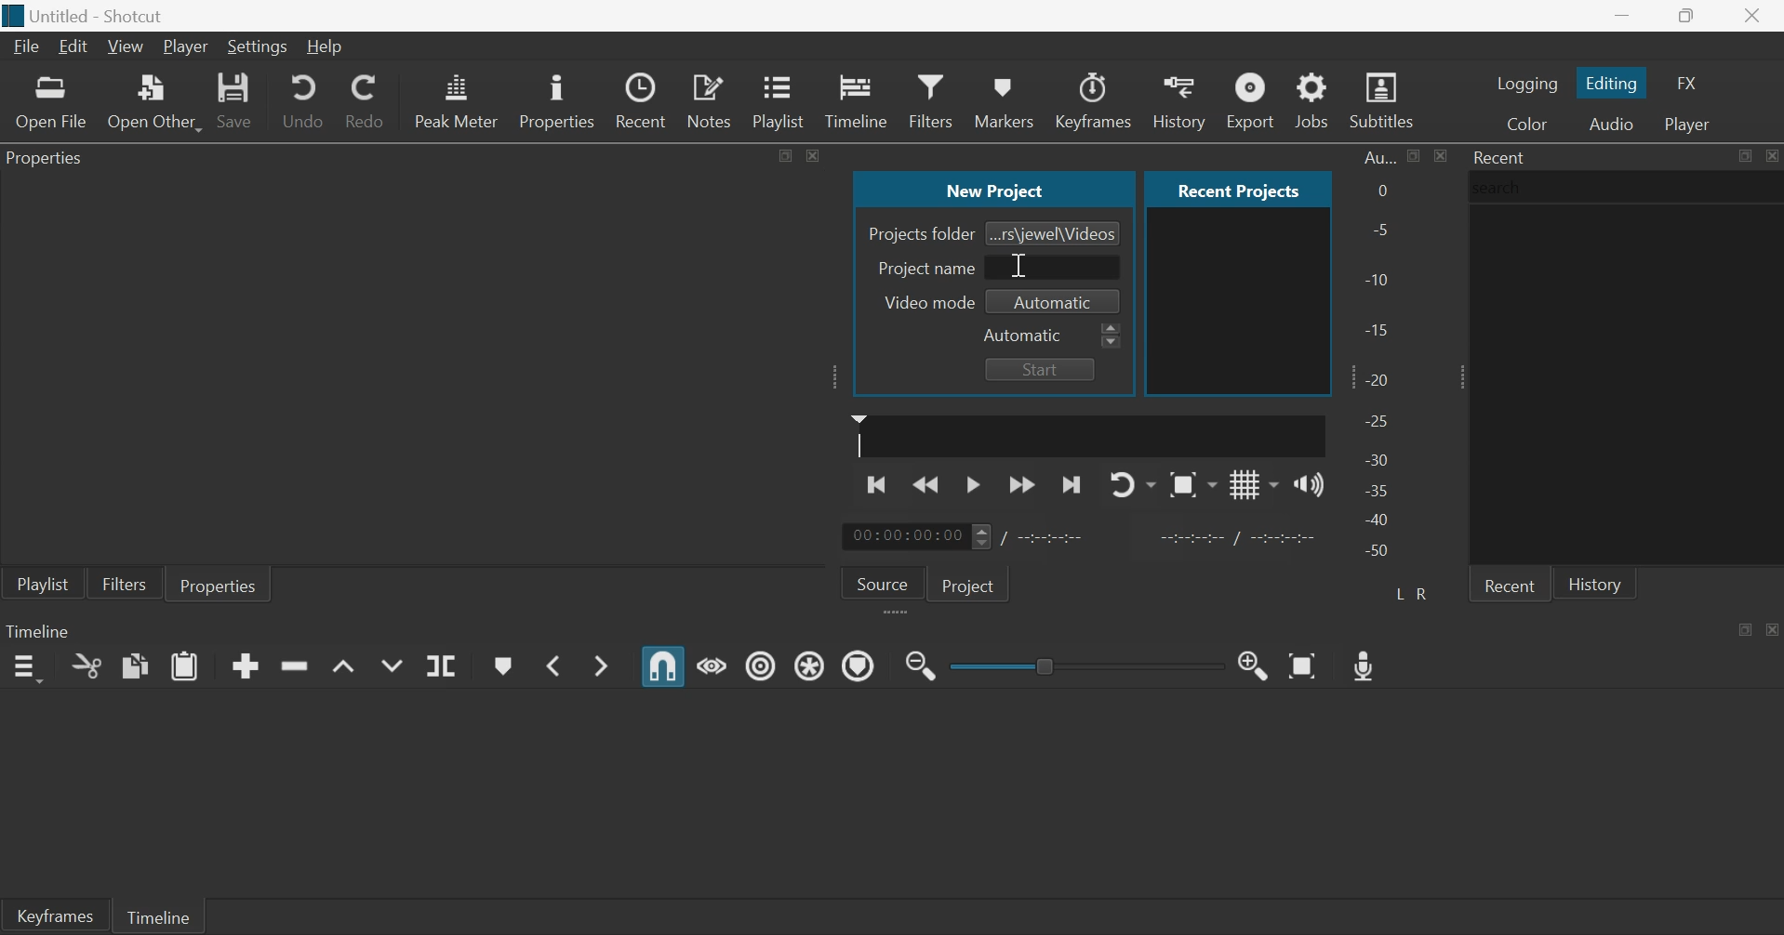  I want to click on Zoom timeline to fit, so click(1305, 665).